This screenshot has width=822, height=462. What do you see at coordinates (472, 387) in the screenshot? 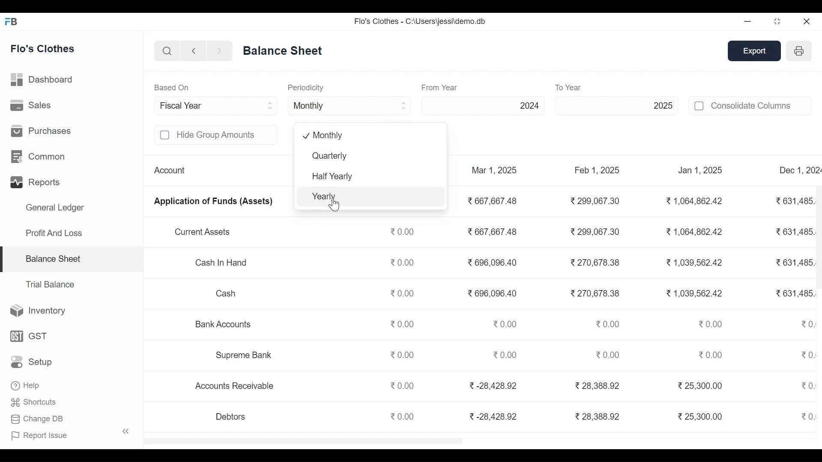
I see `Accounts Receivable 20.00 3-28,428.92 328,388.92 25,300.00` at bounding box center [472, 387].